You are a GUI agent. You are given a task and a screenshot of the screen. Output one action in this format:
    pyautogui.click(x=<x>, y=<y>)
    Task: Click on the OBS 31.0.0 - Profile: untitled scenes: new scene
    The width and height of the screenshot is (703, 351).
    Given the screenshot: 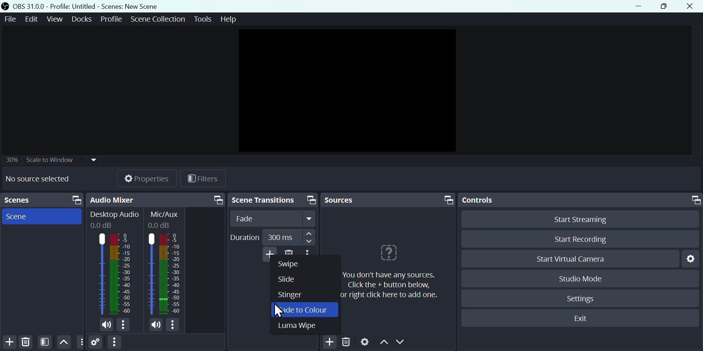 What is the action you would take?
    pyautogui.click(x=83, y=6)
    